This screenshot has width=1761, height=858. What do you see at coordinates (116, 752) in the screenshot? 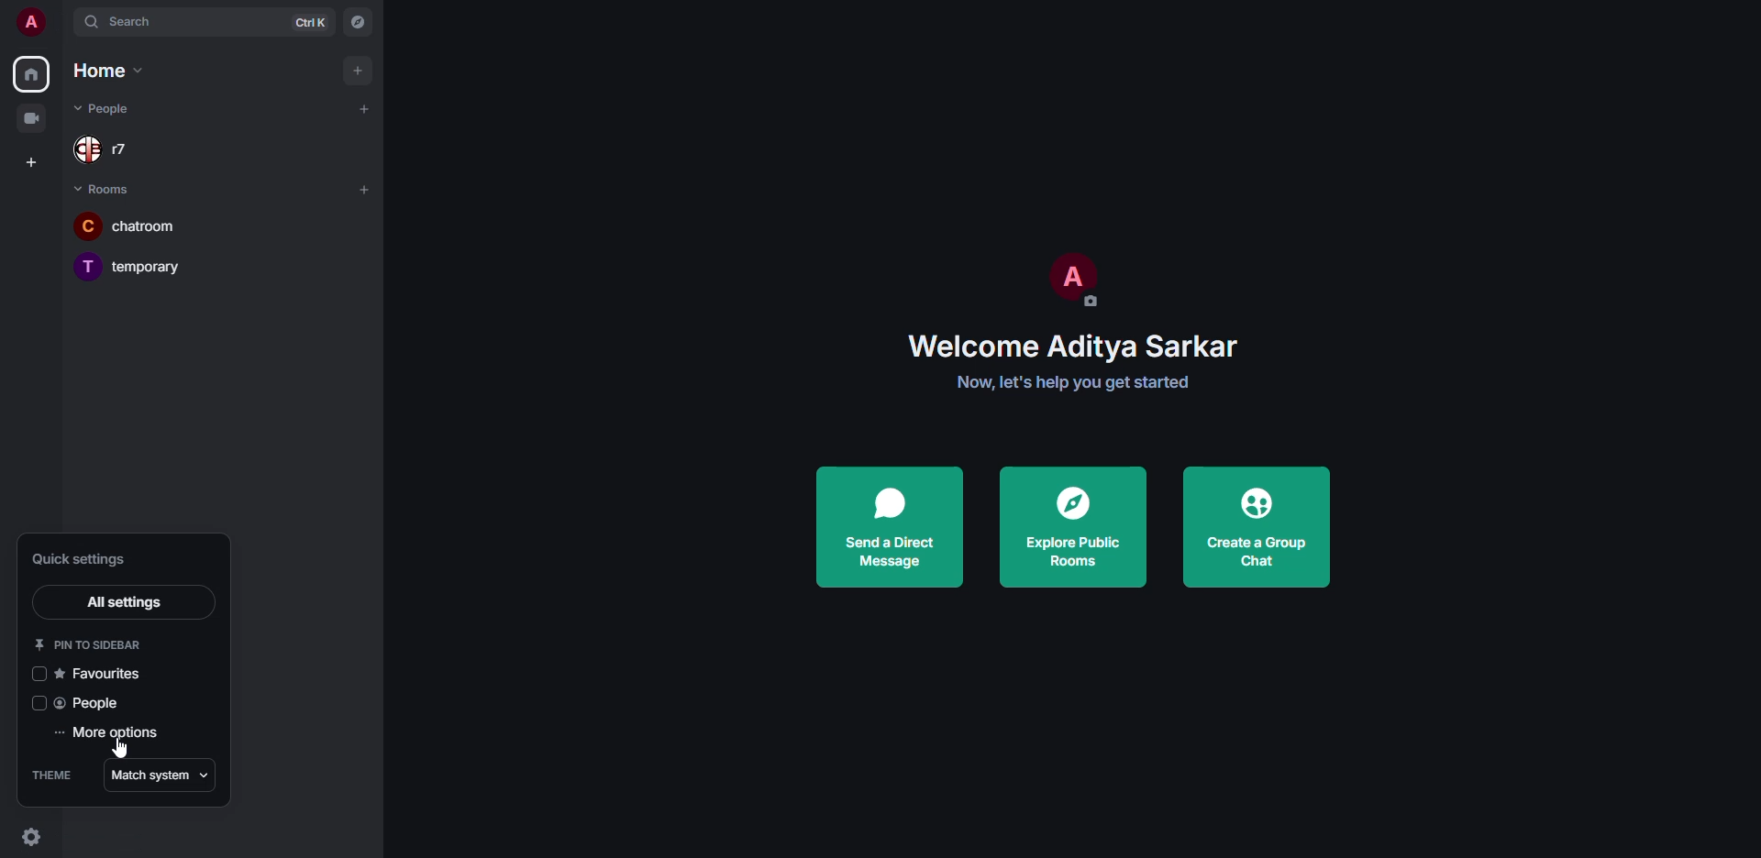
I see `cursor` at bounding box center [116, 752].